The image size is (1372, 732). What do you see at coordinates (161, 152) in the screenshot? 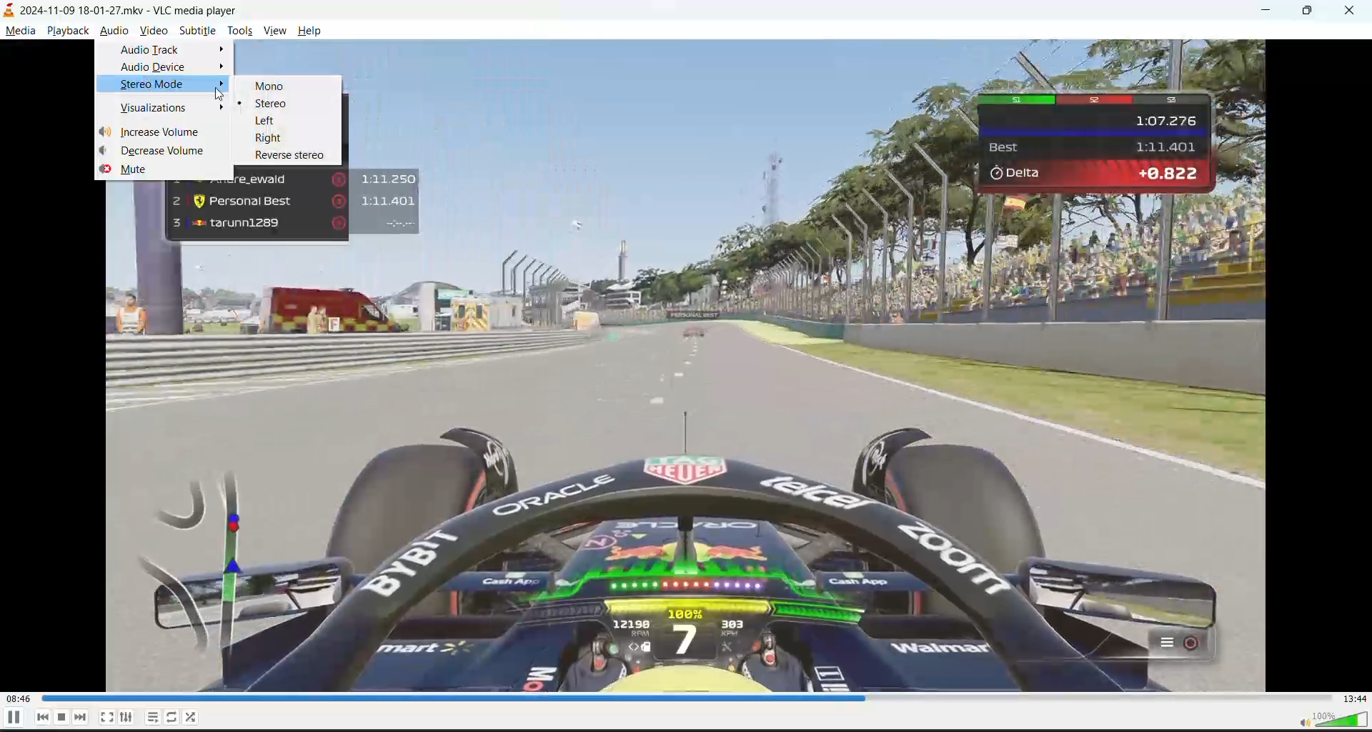
I see `decrease volume` at bounding box center [161, 152].